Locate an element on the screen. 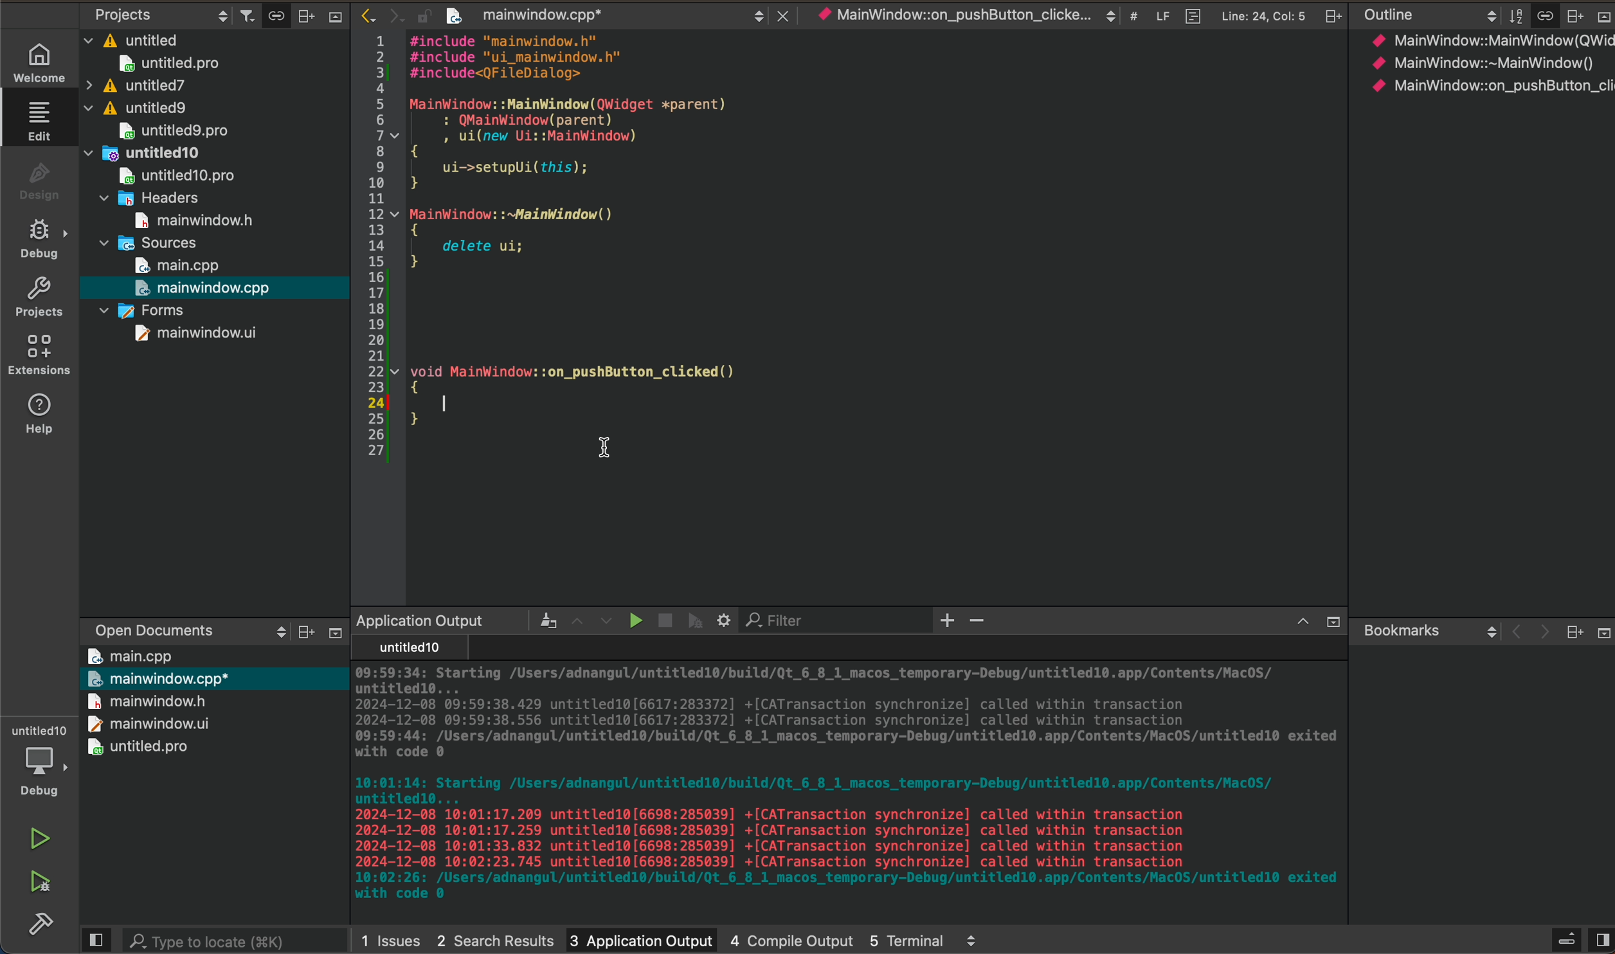 This screenshot has height=954, width=1615. MainWindow::on is located at coordinates (952, 17).